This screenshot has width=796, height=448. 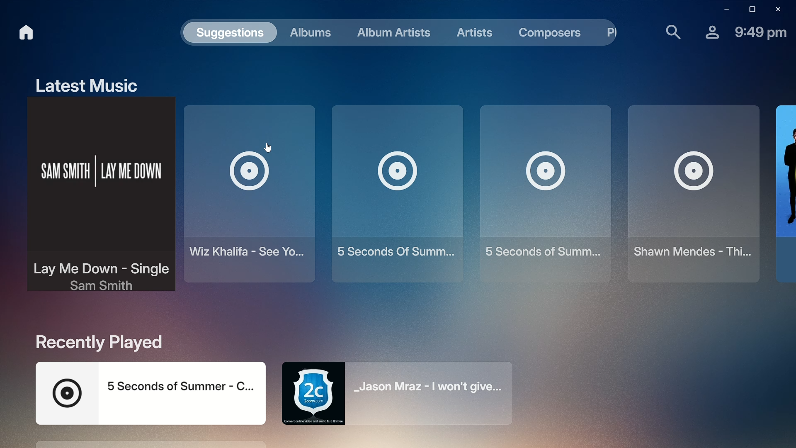 What do you see at coordinates (607, 33) in the screenshot?
I see `P` at bounding box center [607, 33].